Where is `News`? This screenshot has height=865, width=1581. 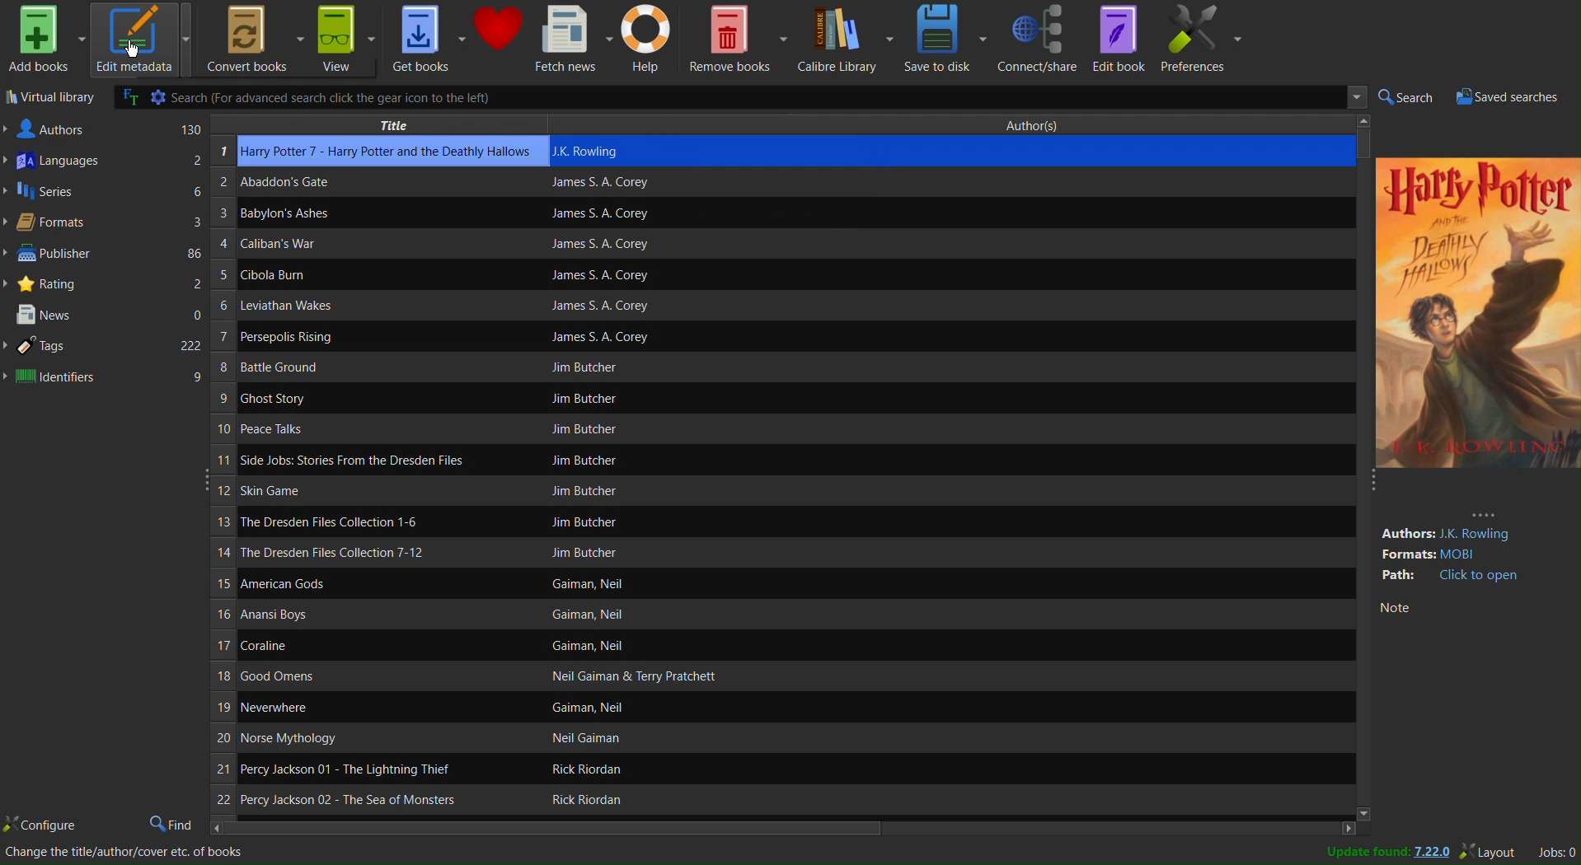 News is located at coordinates (106, 314).